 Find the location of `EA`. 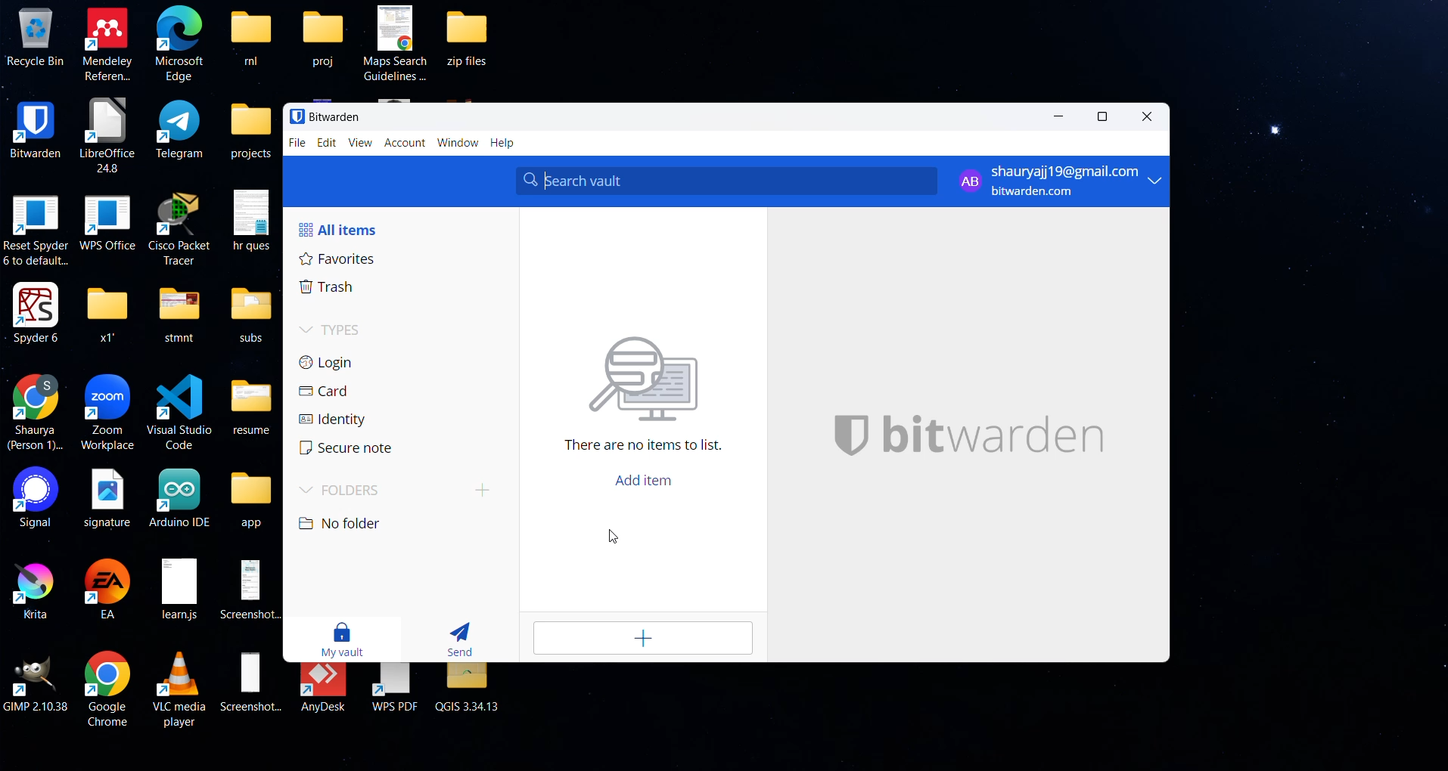

EA is located at coordinates (109, 589).